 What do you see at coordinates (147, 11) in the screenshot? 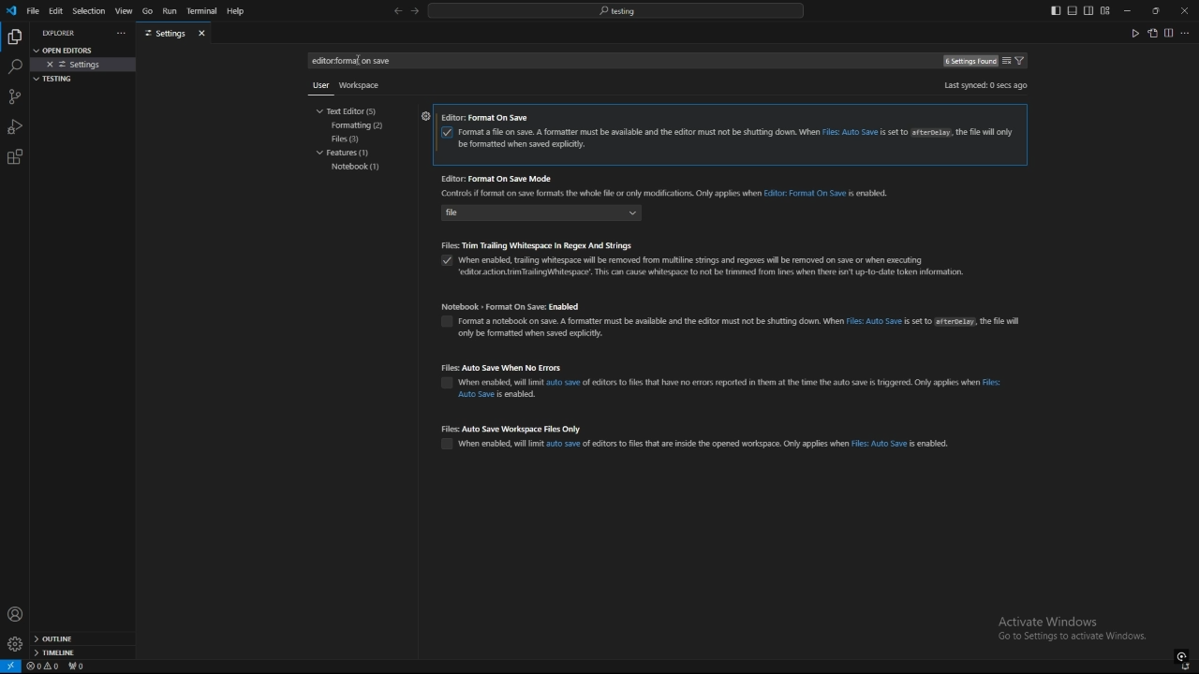
I see `go` at bounding box center [147, 11].